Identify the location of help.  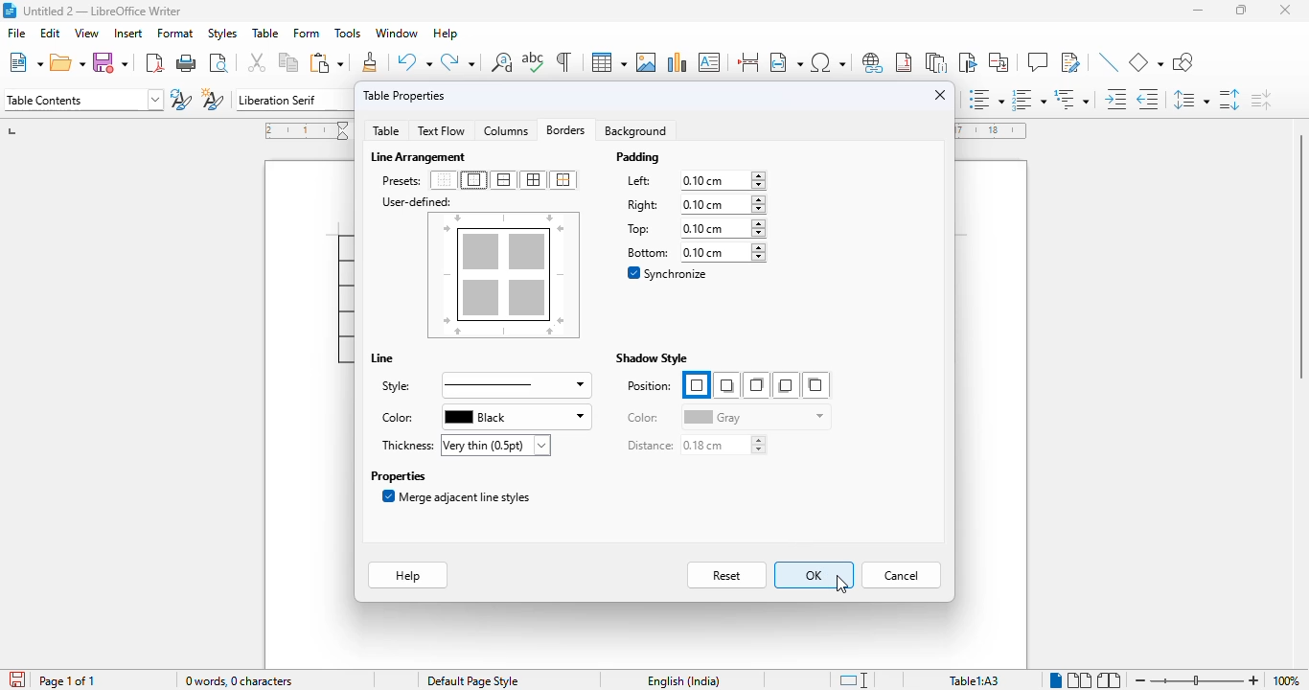
(445, 34).